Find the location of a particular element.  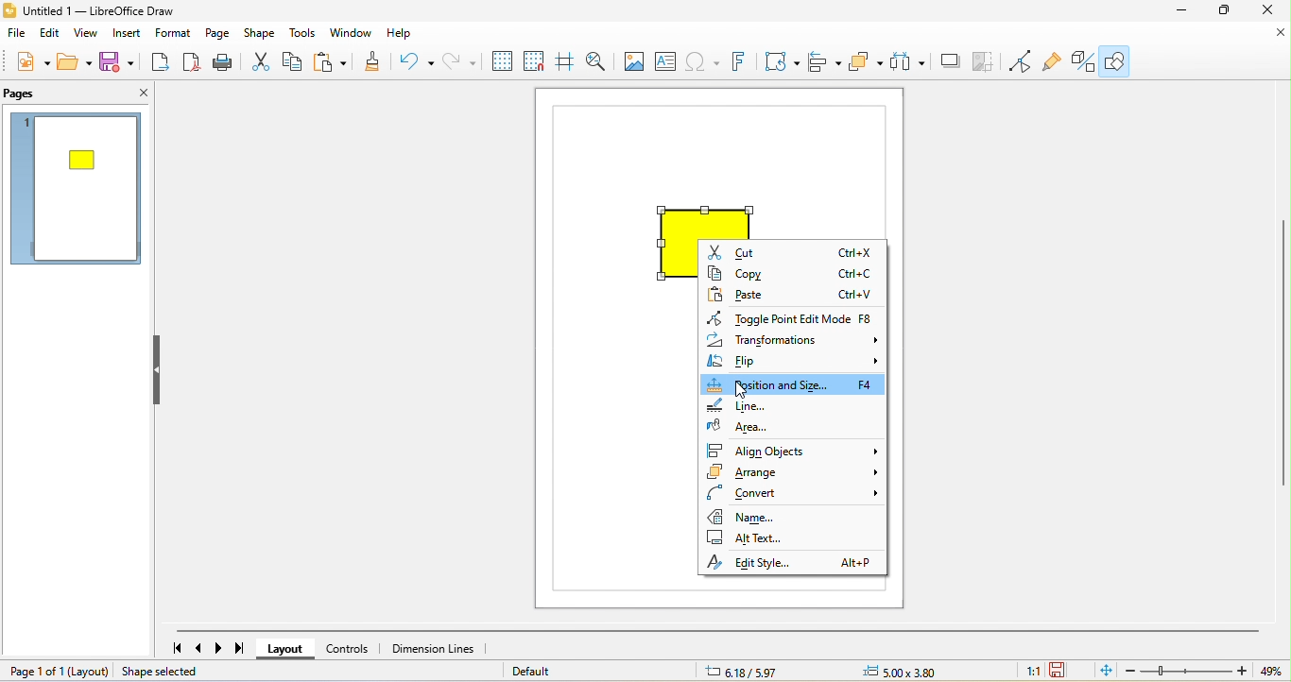

8.29/7.64 is located at coordinates (771, 671).